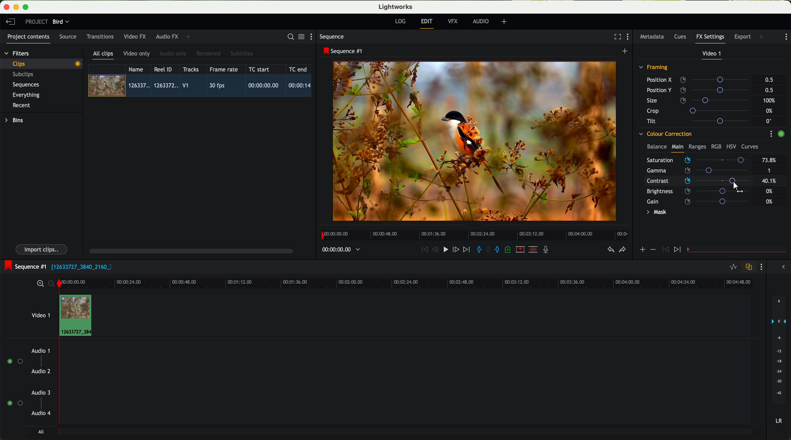 The height and width of the screenshot is (440, 791). Describe the element at coordinates (629, 37) in the screenshot. I see `show settings menu` at that location.